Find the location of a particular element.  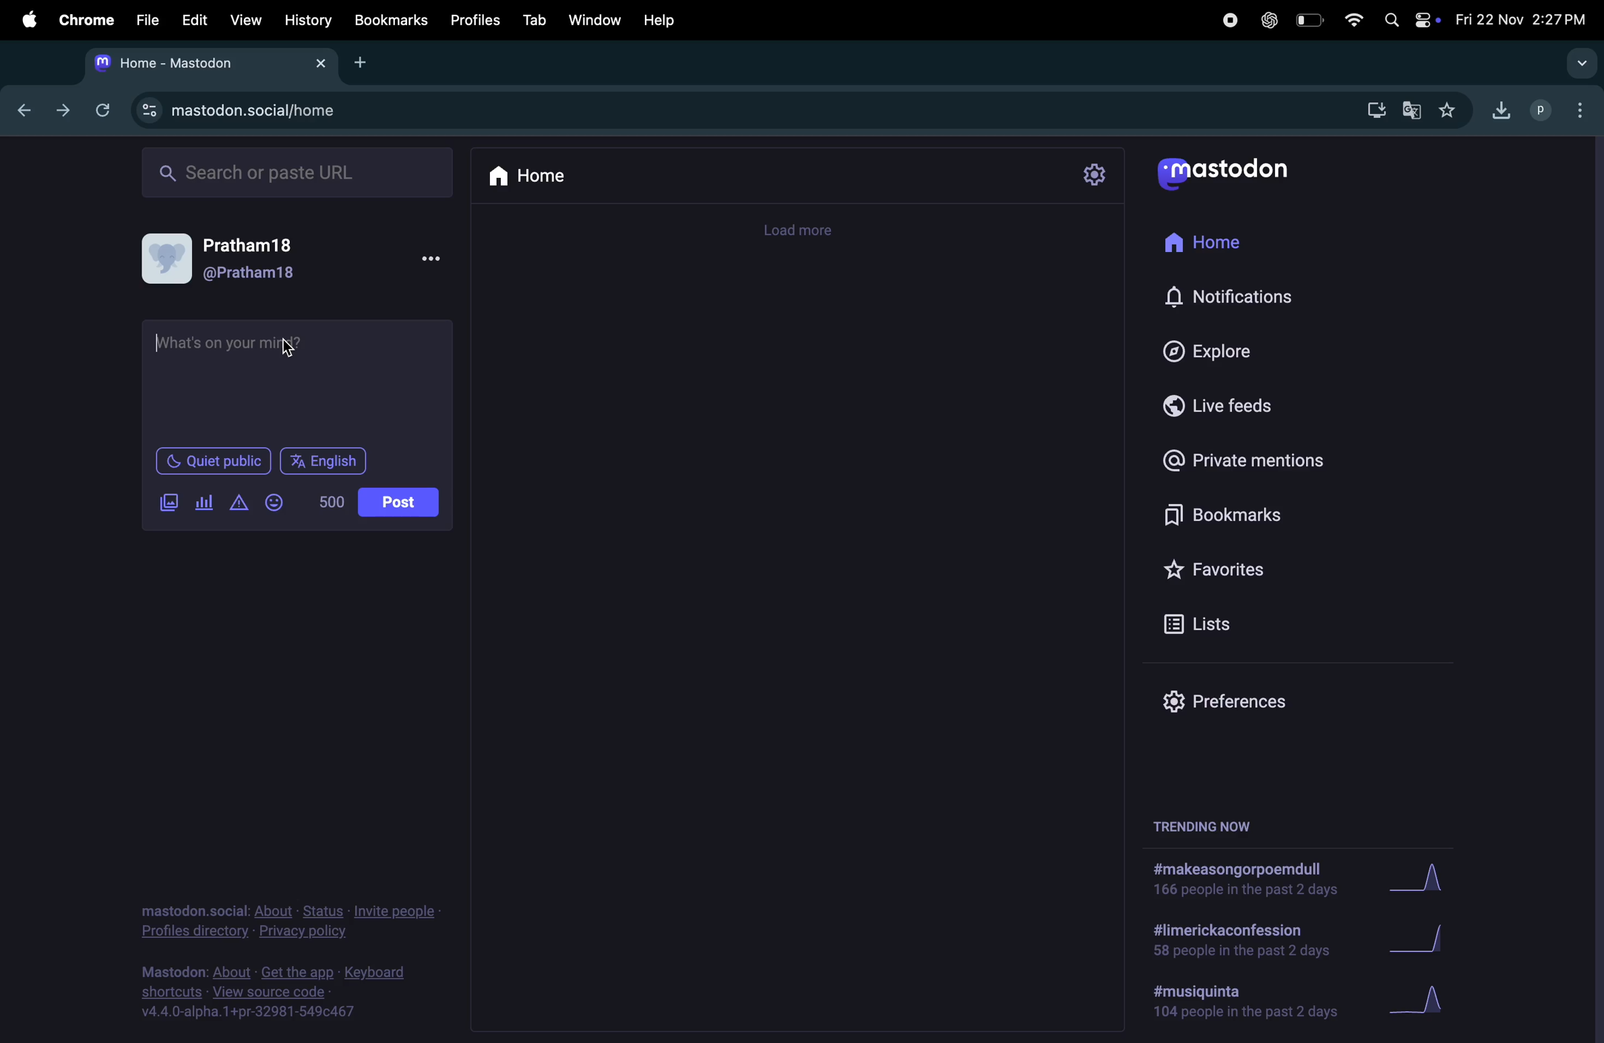

refresh is located at coordinates (100, 108).